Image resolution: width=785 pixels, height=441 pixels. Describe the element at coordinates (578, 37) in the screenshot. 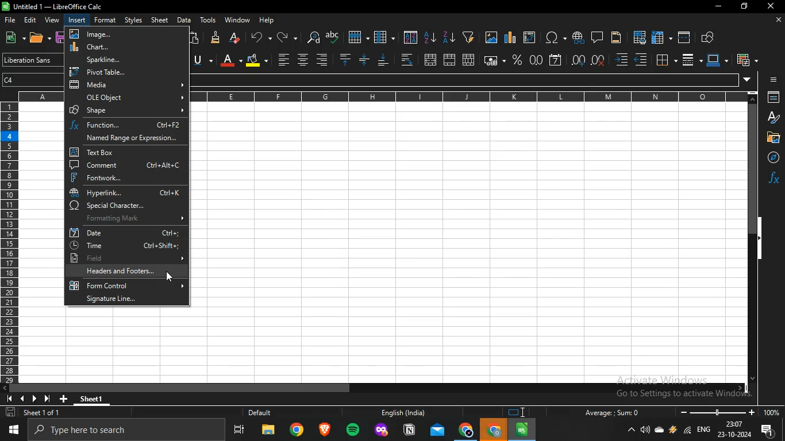

I see `insert hyperlink` at that location.